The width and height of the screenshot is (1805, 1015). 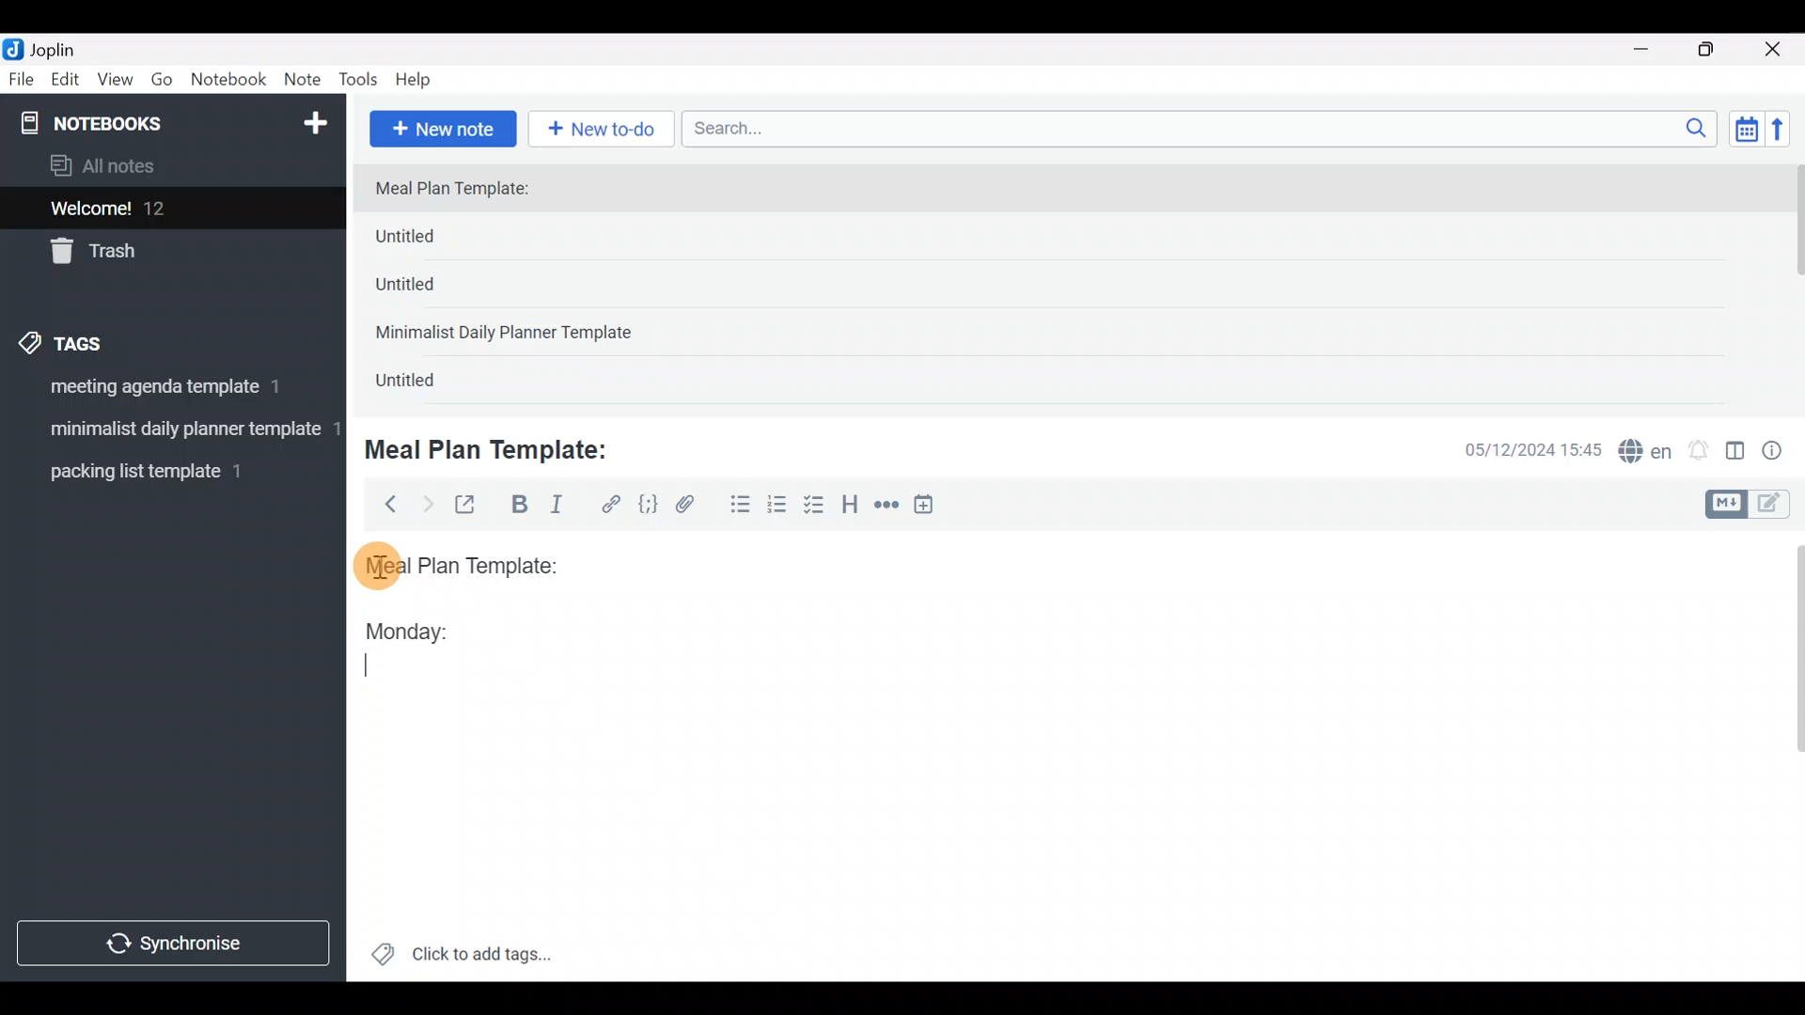 What do you see at coordinates (1048, 817) in the screenshot?
I see `Text editor` at bounding box center [1048, 817].